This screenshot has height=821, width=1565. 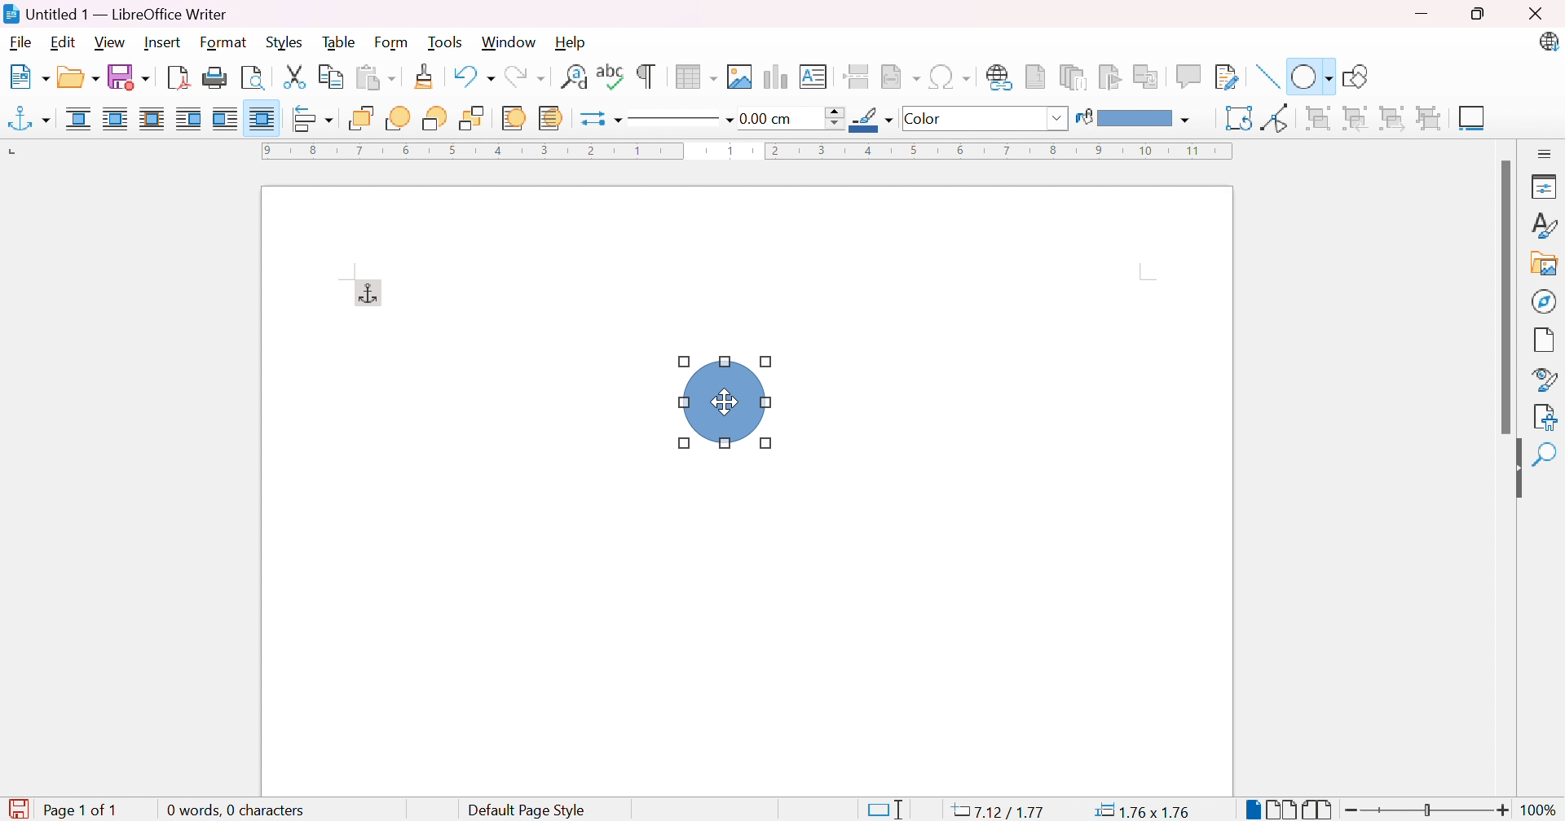 What do you see at coordinates (473, 119) in the screenshot?
I see `Send to back` at bounding box center [473, 119].